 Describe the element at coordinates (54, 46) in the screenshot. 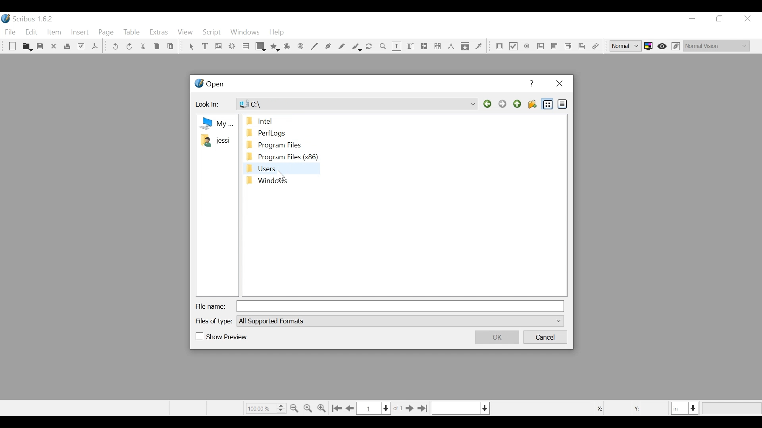

I see `Close` at that location.